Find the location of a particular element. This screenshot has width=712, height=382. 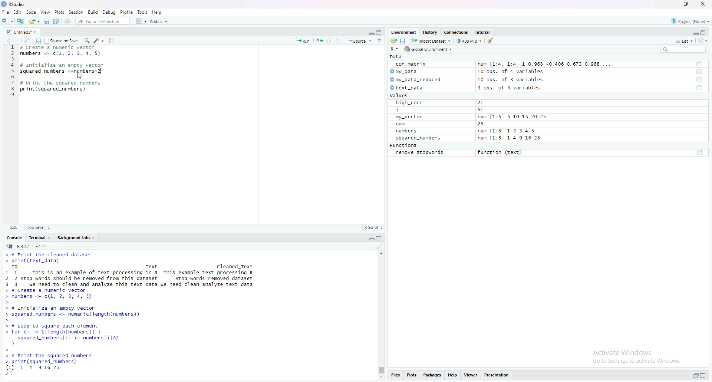

5L is located at coordinates (482, 110).